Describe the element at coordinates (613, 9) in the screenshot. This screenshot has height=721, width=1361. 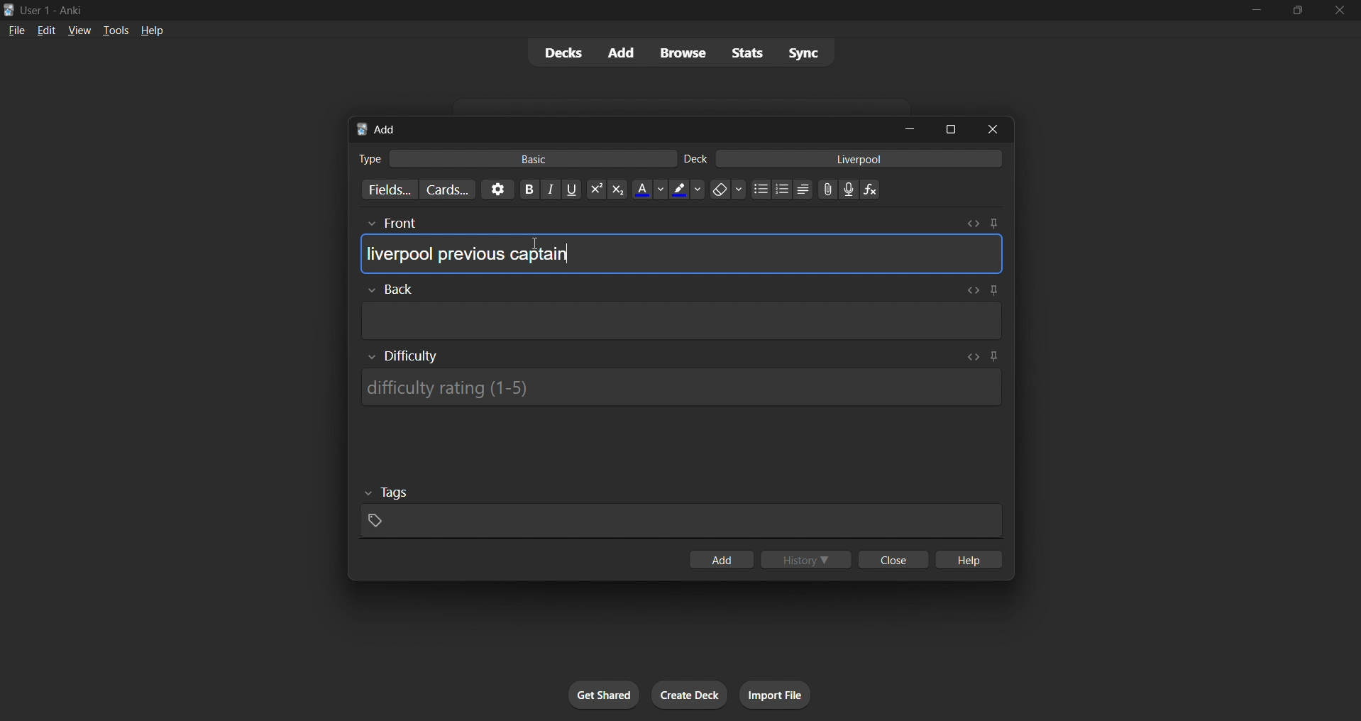
I see `title bar` at that location.